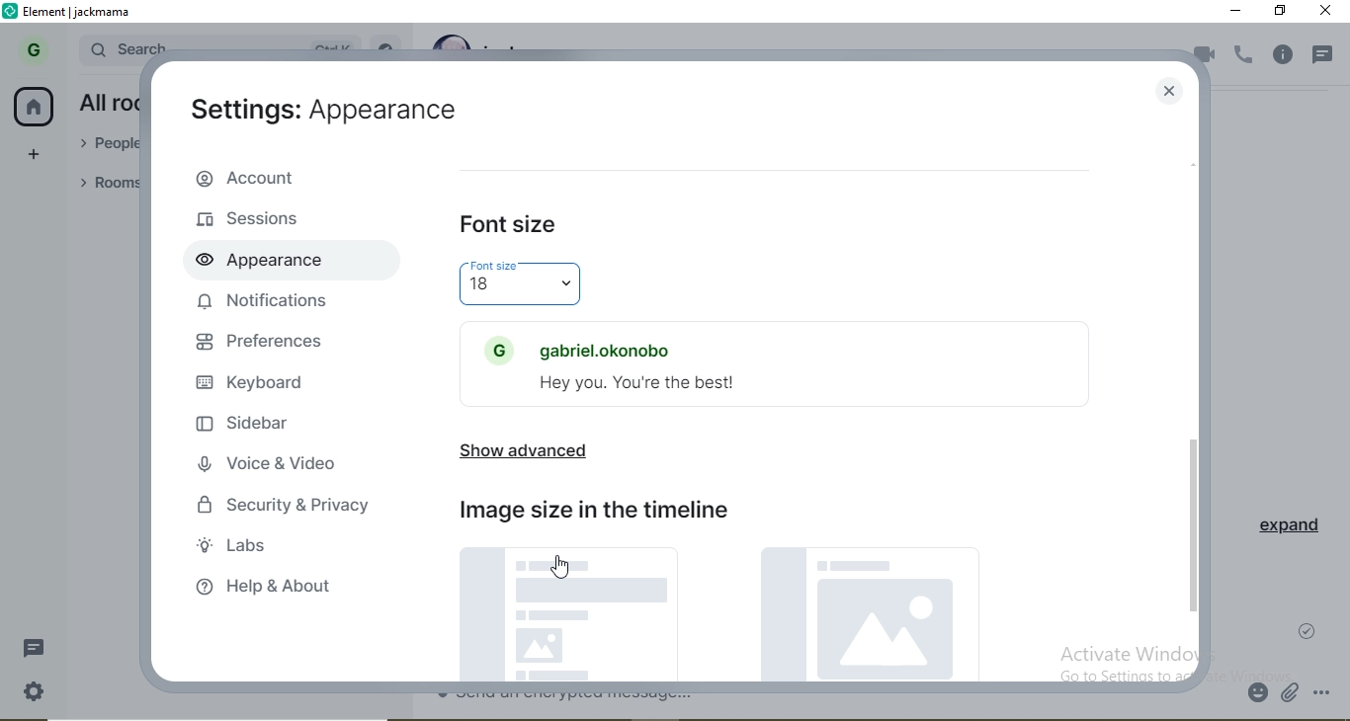 The height and width of the screenshot is (721, 1350). Describe the element at coordinates (638, 383) in the screenshot. I see `Hey you. You're the best!` at that location.